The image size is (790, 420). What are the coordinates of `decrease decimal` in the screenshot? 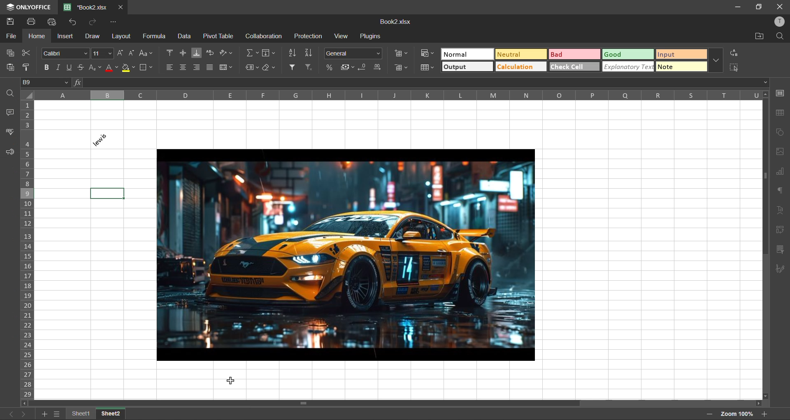 It's located at (364, 67).